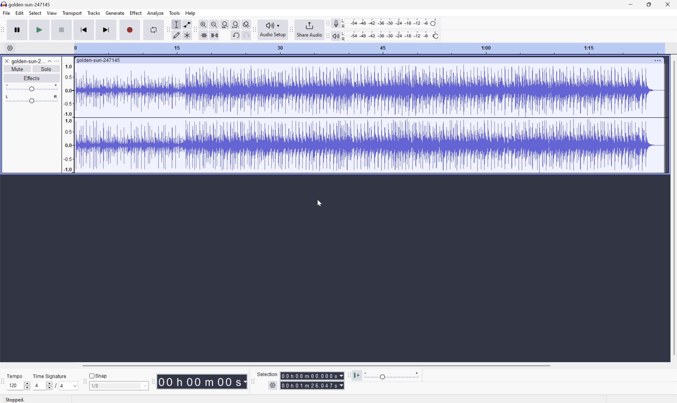  Describe the element at coordinates (191, 12) in the screenshot. I see `Help` at that location.